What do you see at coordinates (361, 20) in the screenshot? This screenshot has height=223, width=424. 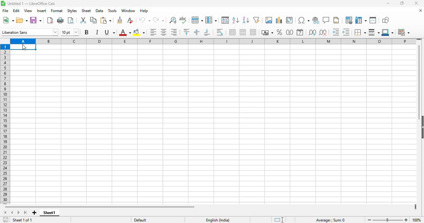 I see `freeze rows and columns` at bounding box center [361, 20].